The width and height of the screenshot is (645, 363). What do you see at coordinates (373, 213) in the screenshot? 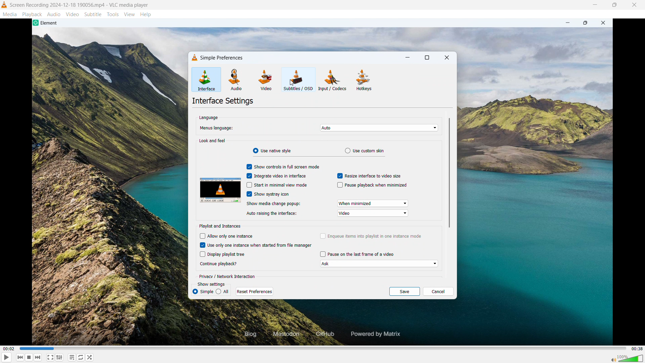
I see `Auto raising the interface ` at bounding box center [373, 213].